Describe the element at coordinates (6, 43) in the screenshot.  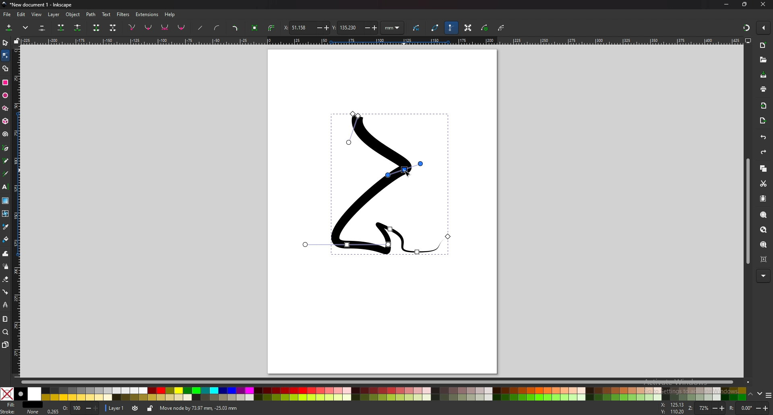
I see `selector` at that location.